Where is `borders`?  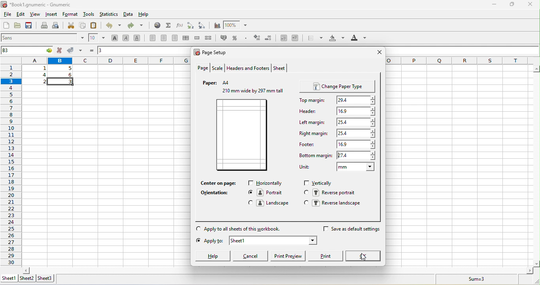 borders is located at coordinates (313, 38).